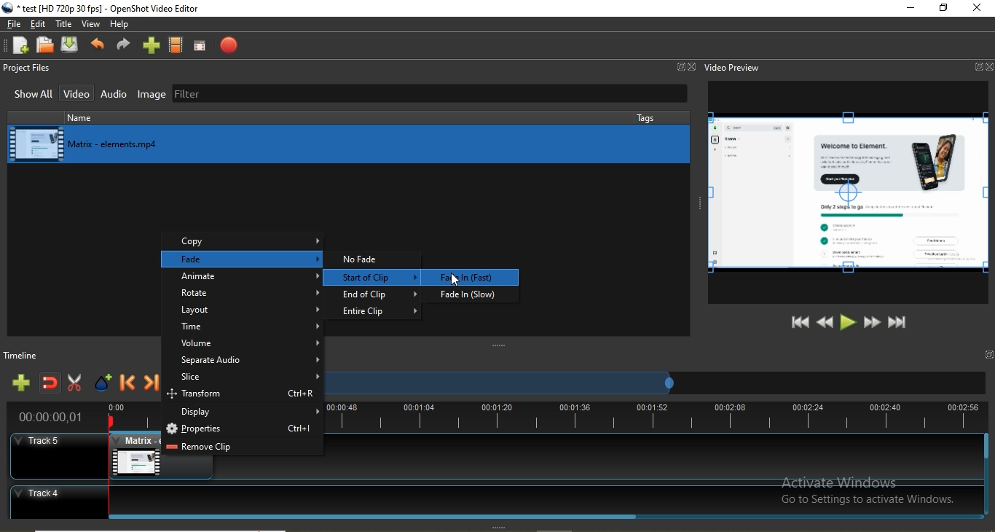 The image size is (995, 532). I want to click on Redo, so click(123, 47).